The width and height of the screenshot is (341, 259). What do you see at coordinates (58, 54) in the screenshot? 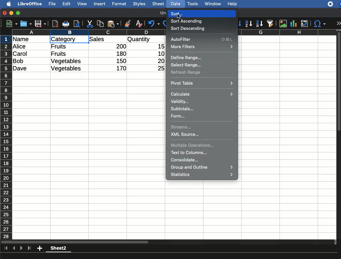
I see `Fruits` at bounding box center [58, 54].